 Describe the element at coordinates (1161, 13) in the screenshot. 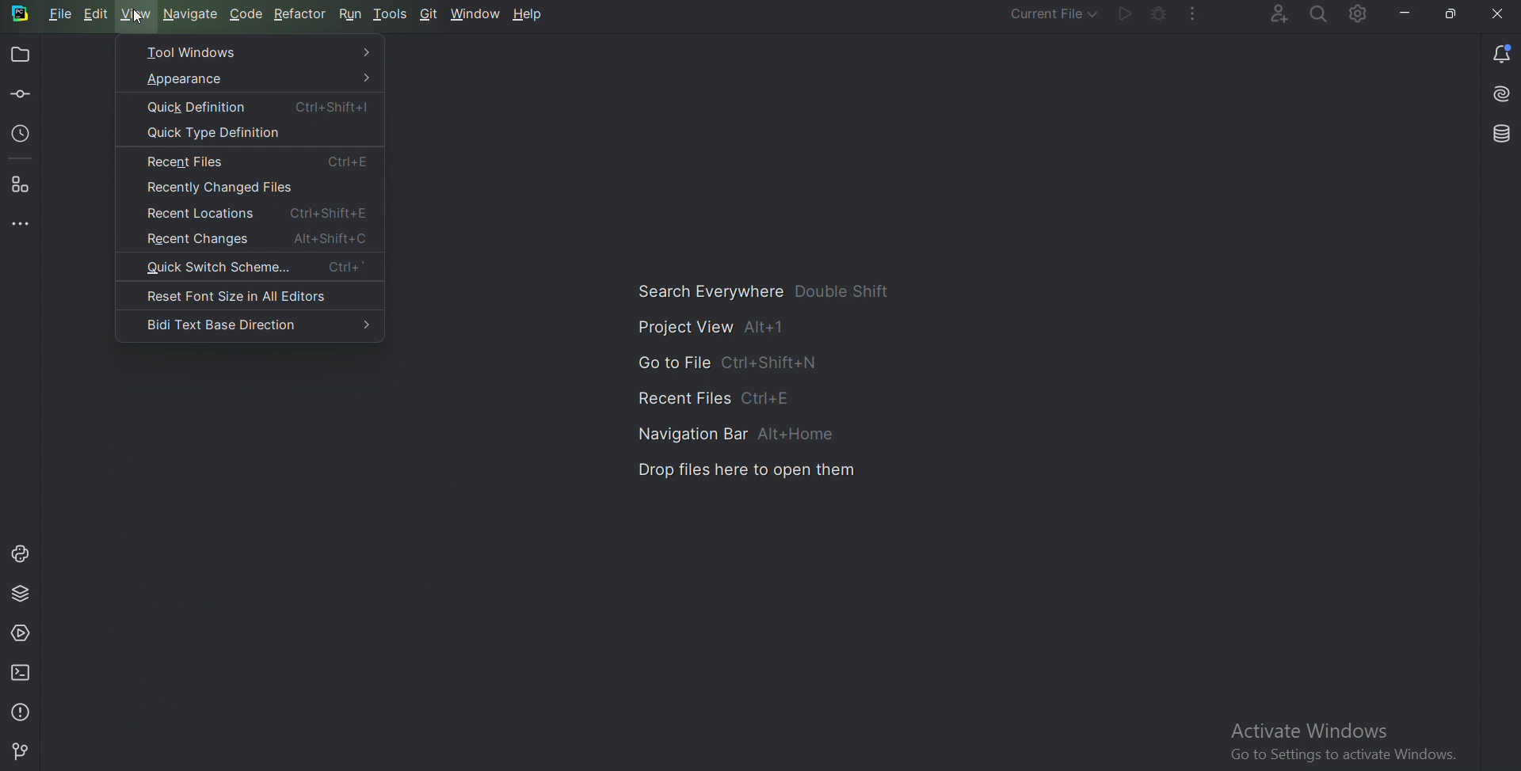

I see `Debug` at that location.